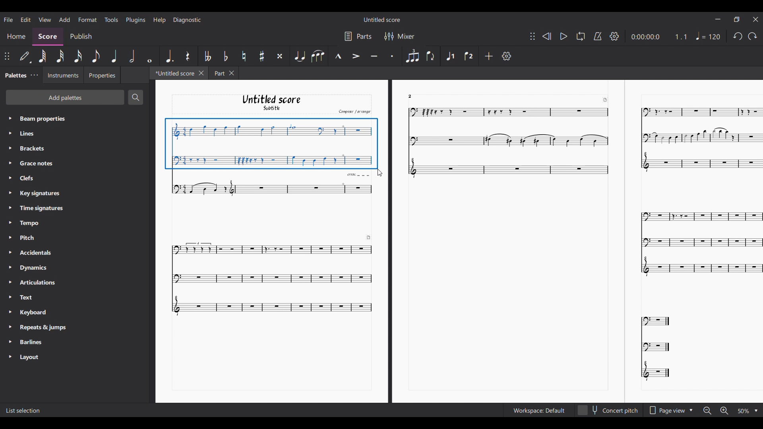 The height and width of the screenshot is (429, 763). I want to click on Selection made by cursor, so click(271, 143).